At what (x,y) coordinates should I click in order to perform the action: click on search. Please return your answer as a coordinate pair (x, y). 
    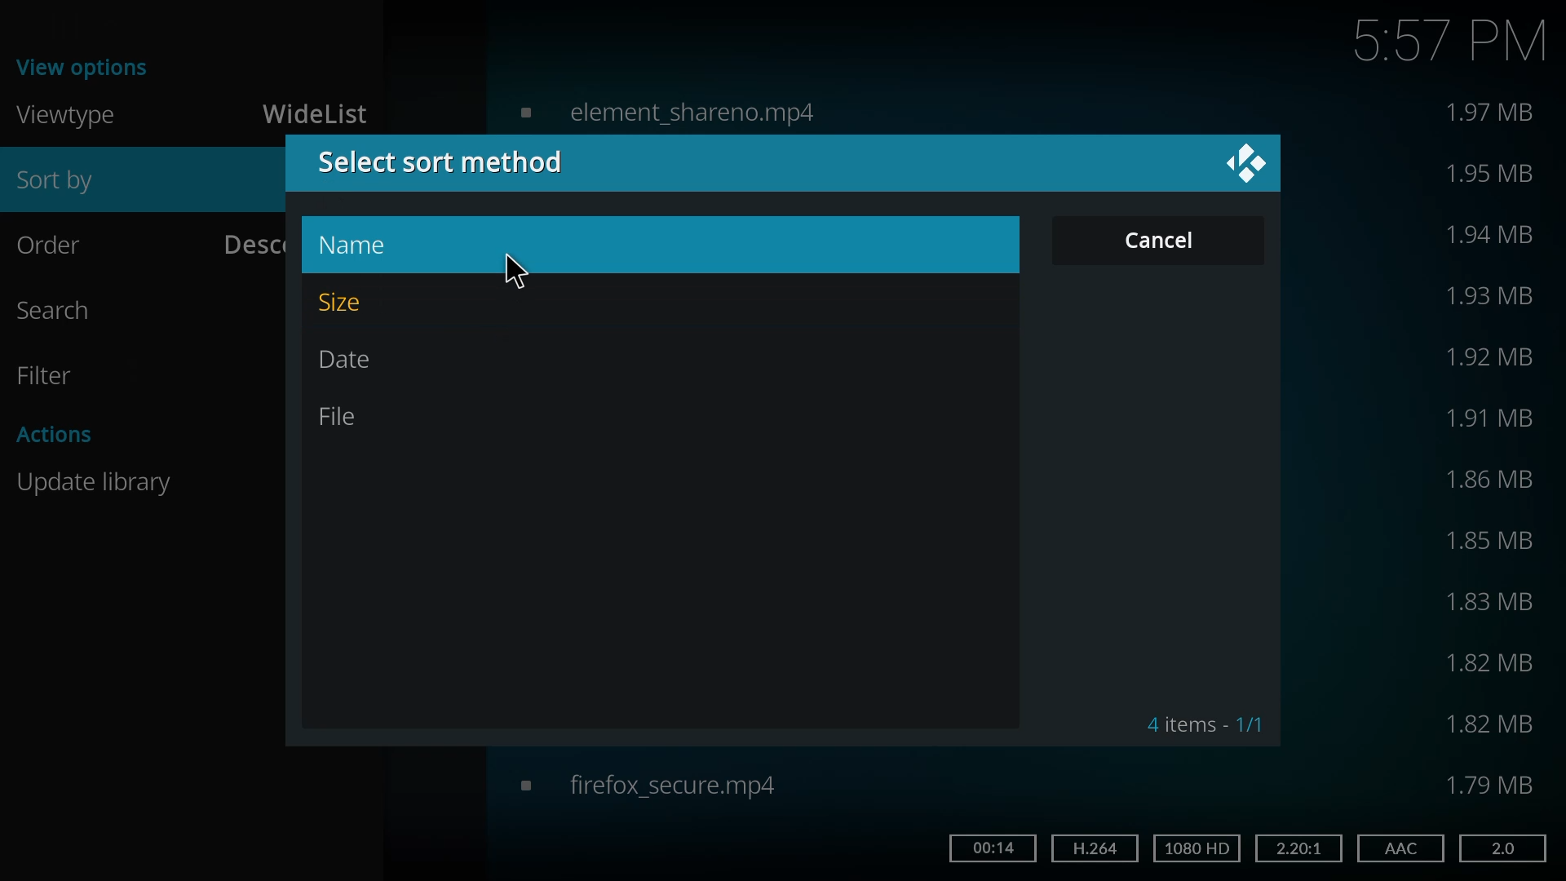
    Looking at the image, I should click on (65, 309).